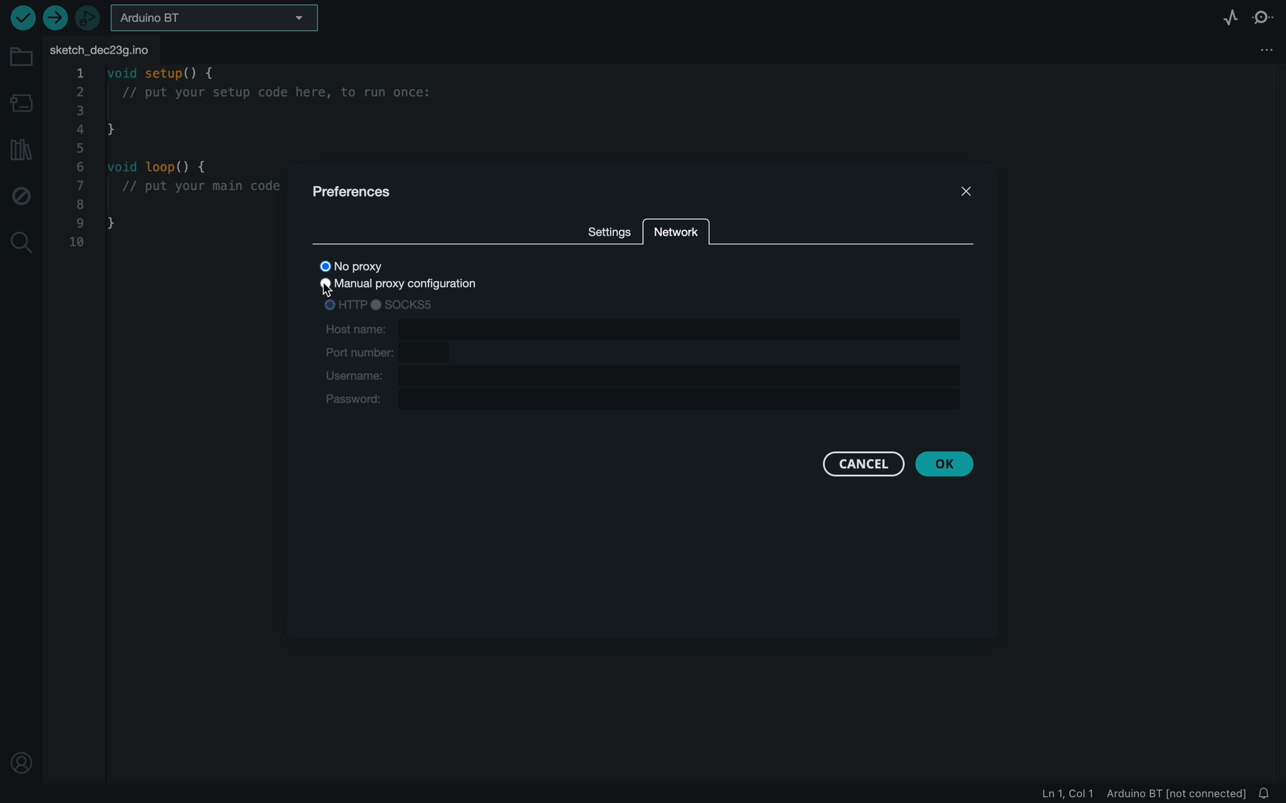 The height and width of the screenshot is (803, 1286). Describe the element at coordinates (23, 758) in the screenshot. I see `profile` at that location.